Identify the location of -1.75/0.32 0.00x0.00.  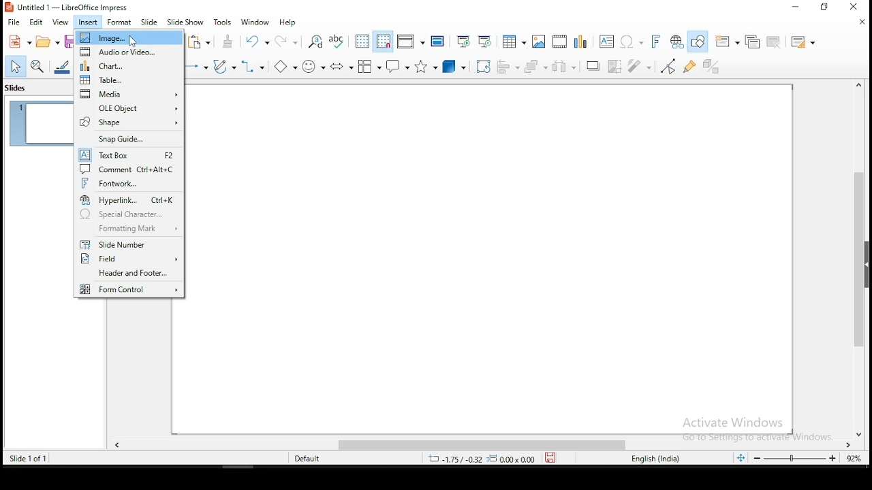
(480, 459).